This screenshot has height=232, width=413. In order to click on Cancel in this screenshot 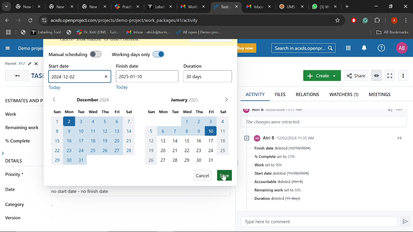, I will do `click(201, 175)`.